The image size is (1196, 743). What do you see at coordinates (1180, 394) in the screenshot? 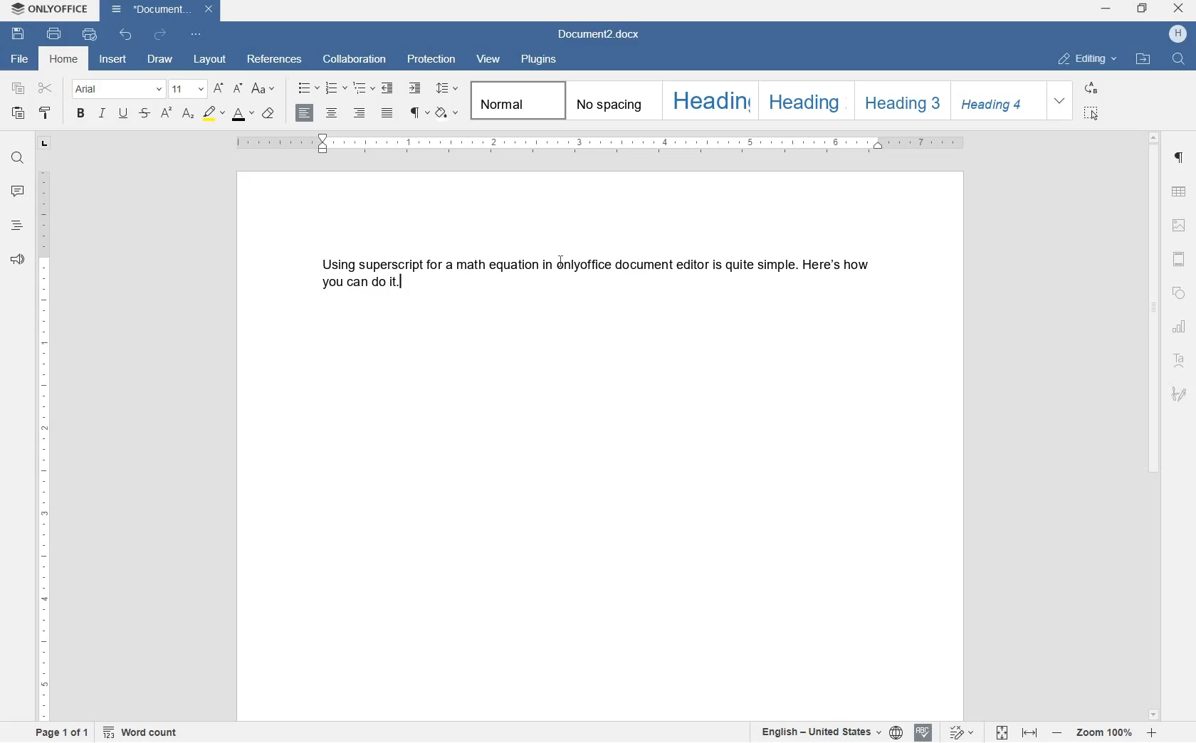
I see `signature` at bounding box center [1180, 394].